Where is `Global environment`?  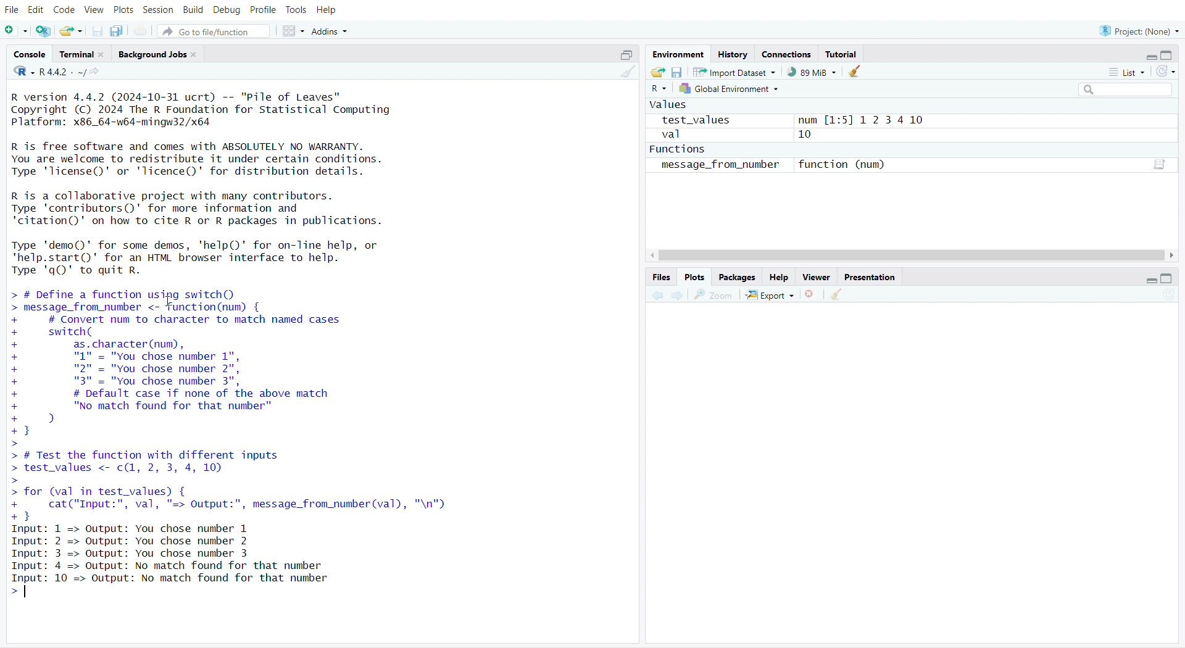
Global environment is located at coordinates (731, 89).